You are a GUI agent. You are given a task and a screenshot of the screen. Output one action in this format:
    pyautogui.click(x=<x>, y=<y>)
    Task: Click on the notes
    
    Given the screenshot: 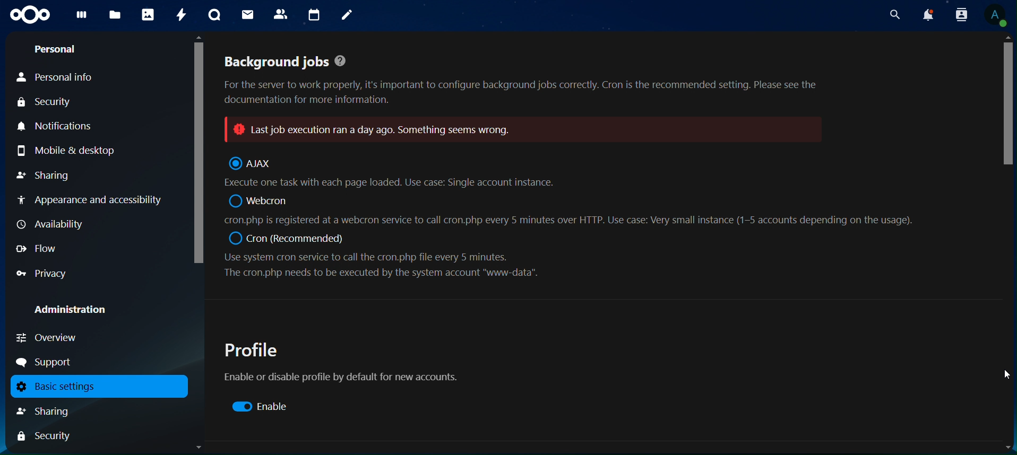 What is the action you would take?
    pyautogui.click(x=347, y=16)
    